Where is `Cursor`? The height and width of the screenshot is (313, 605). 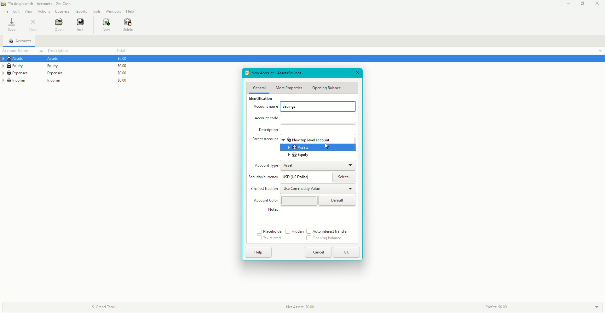
Cursor is located at coordinates (326, 146).